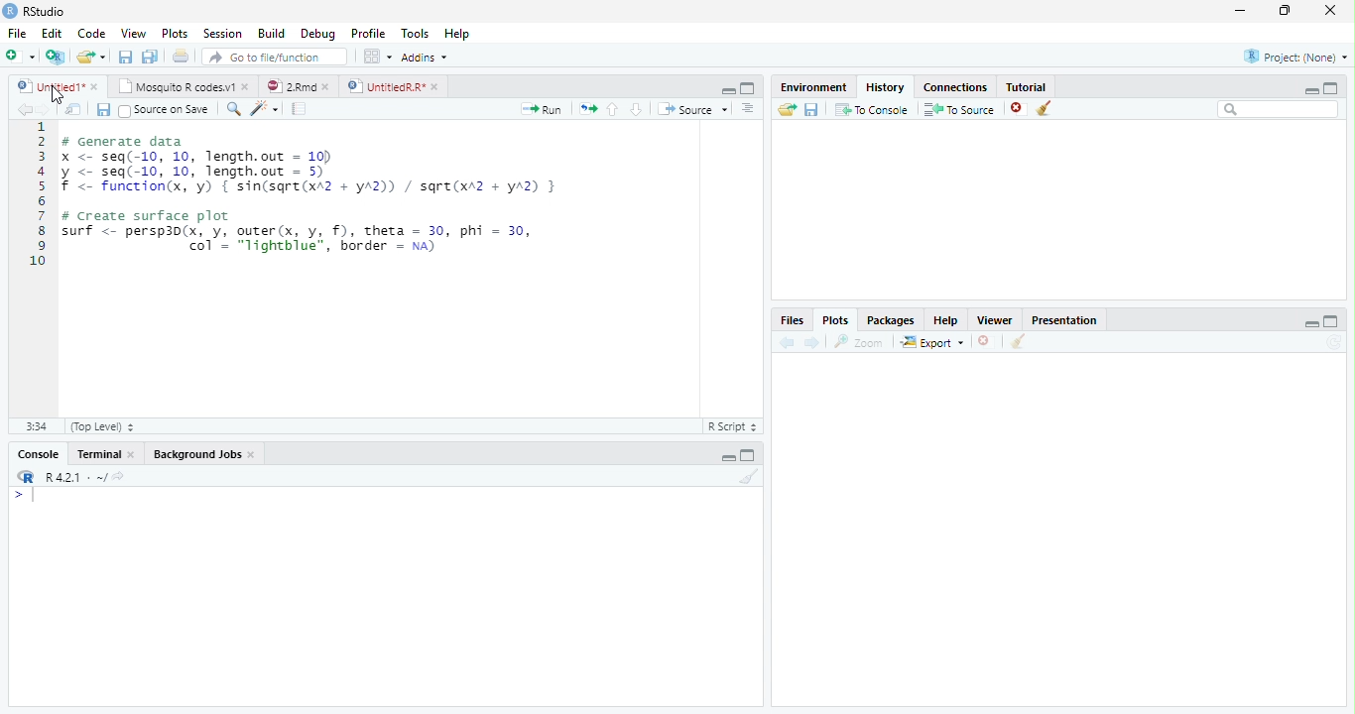 The height and width of the screenshot is (714, 1355). Describe the element at coordinates (45, 110) in the screenshot. I see `Go forward to next source location` at that location.